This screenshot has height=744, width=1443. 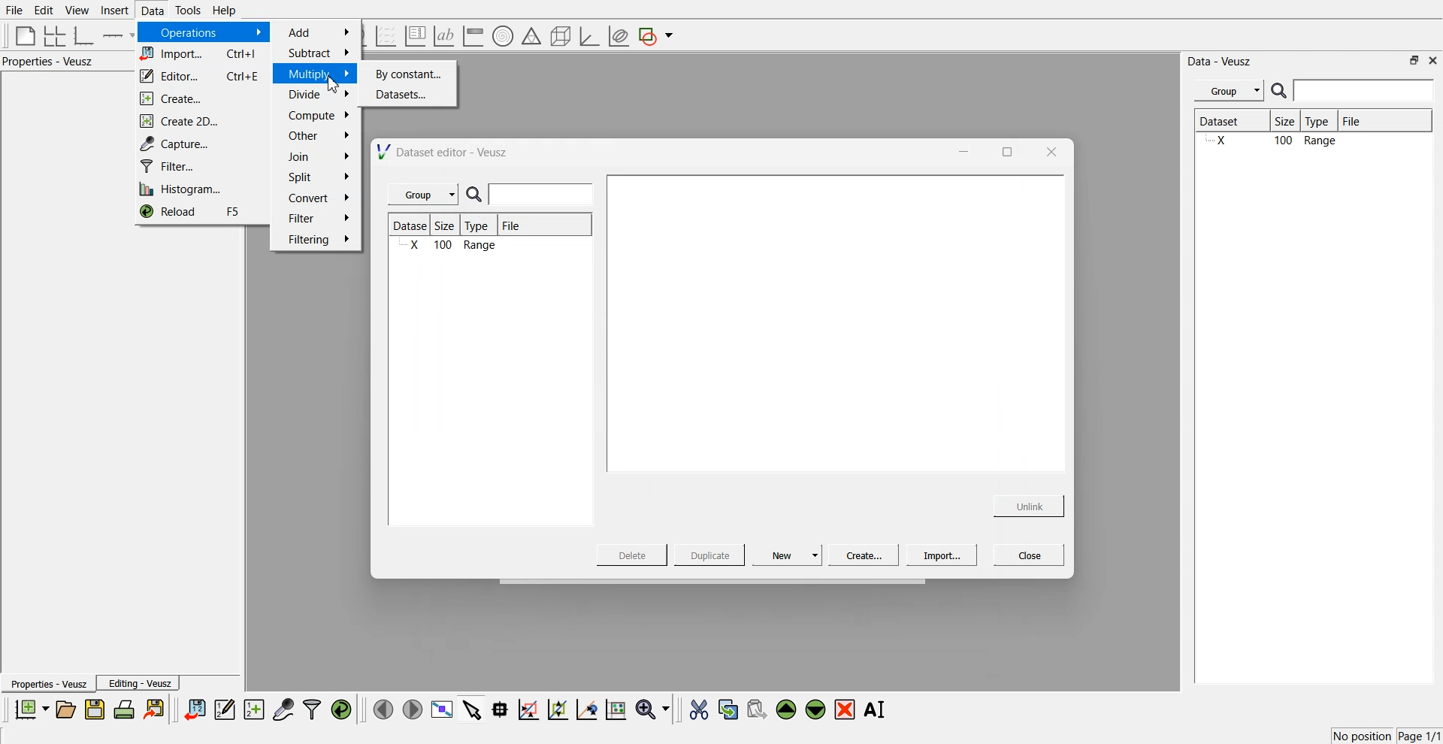 What do you see at coordinates (1414, 60) in the screenshot?
I see `minimise or maximise` at bounding box center [1414, 60].